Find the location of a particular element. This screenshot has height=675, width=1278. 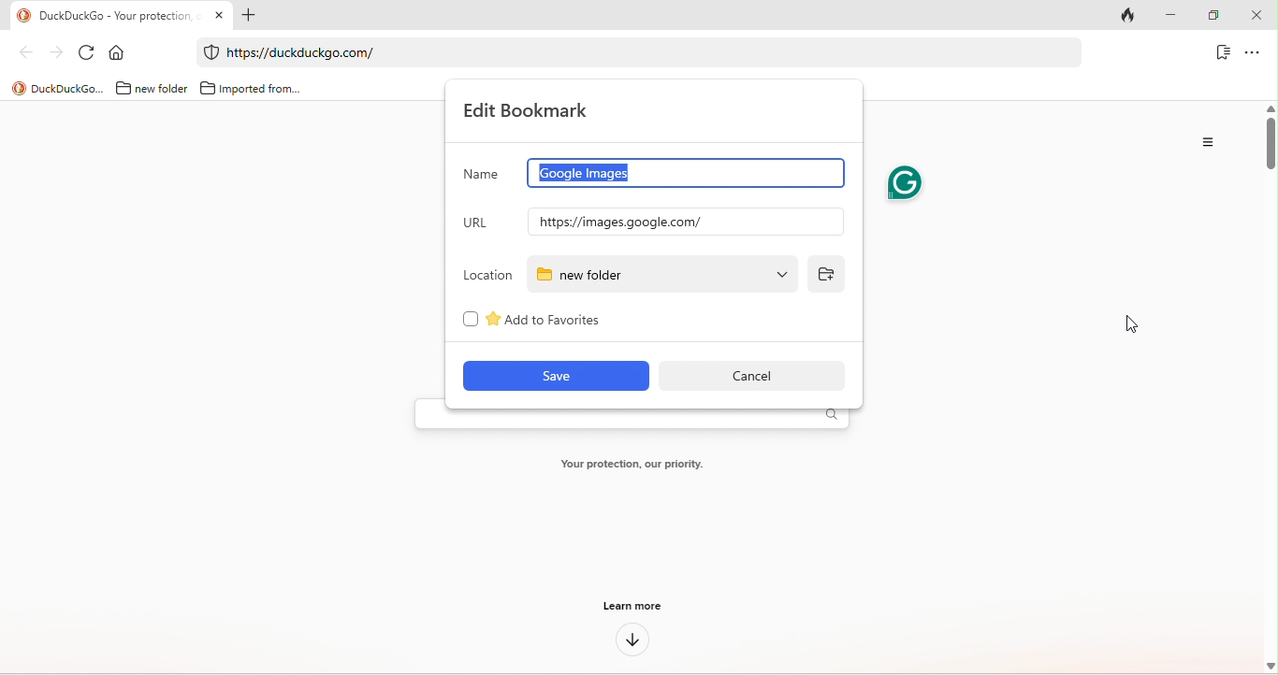

grammarly is located at coordinates (907, 187).